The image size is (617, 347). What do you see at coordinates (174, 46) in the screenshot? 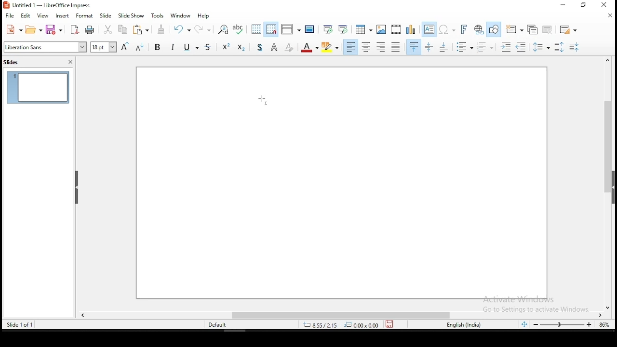
I see `italics` at bounding box center [174, 46].